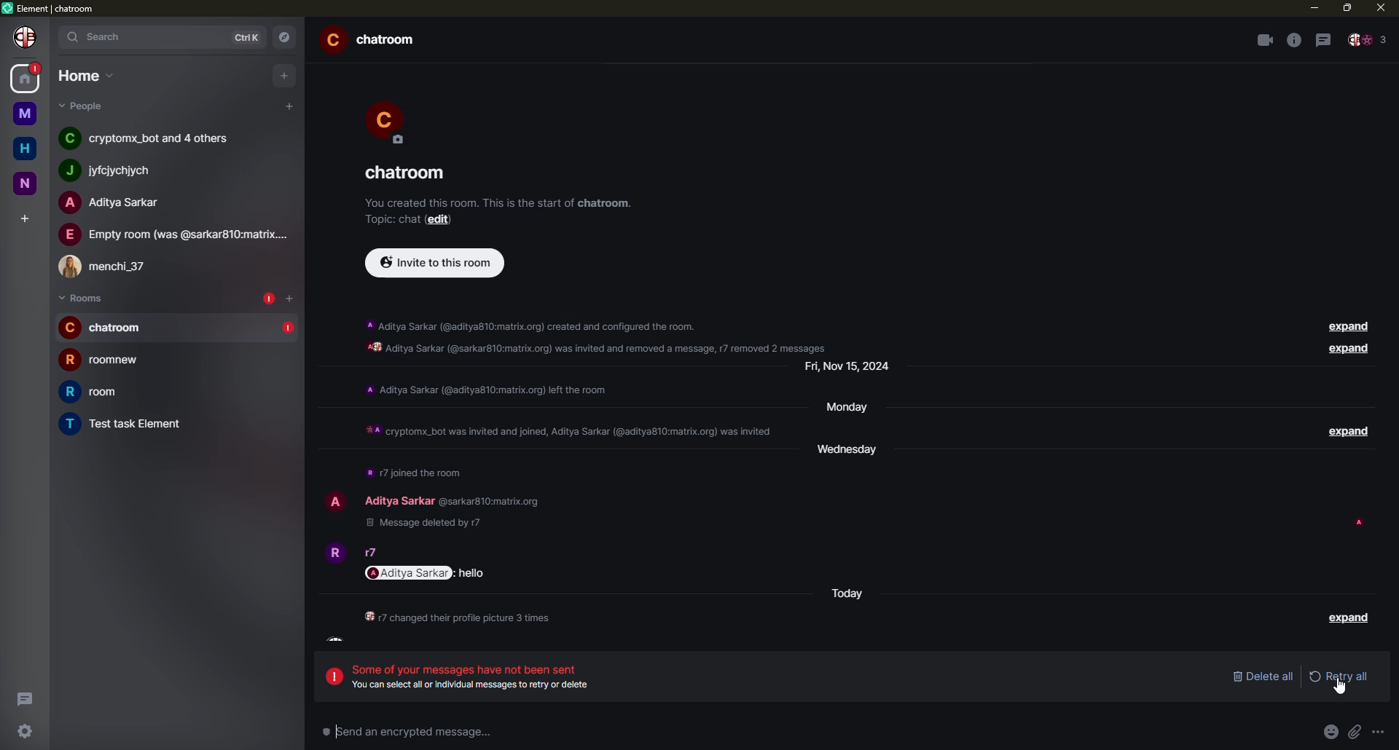  What do you see at coordinates (394, 122) in the screenshot?
I see `profile` at bounding box center [394, 122].